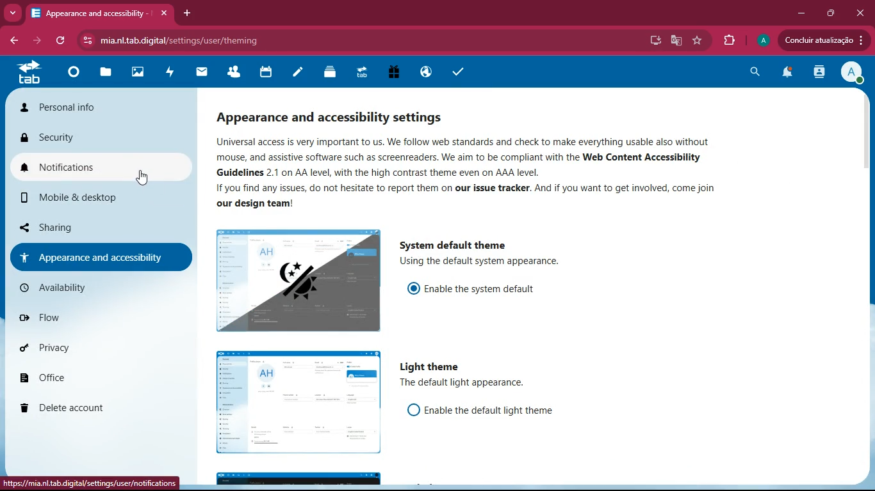 This screenshot has width=875, height=491. What do you see at coordinates (802, 13) in the screenshot?
I see `minimize` at bounding box center [802, 13].